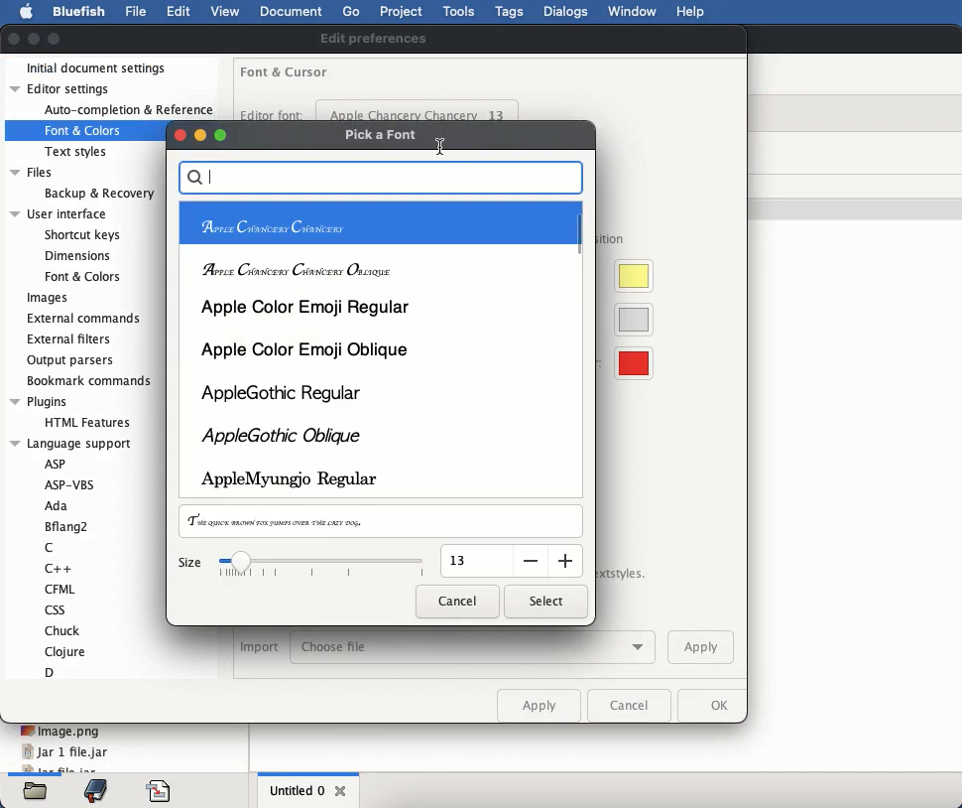  Describe the element at coordinates (404, 12) in the screenshot. I see `project` at that location.